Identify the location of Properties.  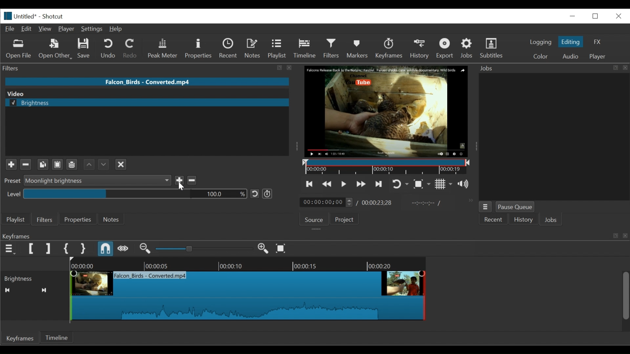
(199, 49).